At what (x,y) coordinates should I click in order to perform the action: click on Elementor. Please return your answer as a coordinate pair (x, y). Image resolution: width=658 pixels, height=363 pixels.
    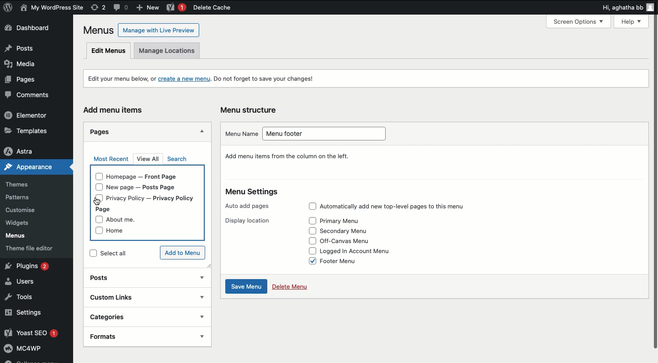
    Looking at the image, I should click on (31, 116).